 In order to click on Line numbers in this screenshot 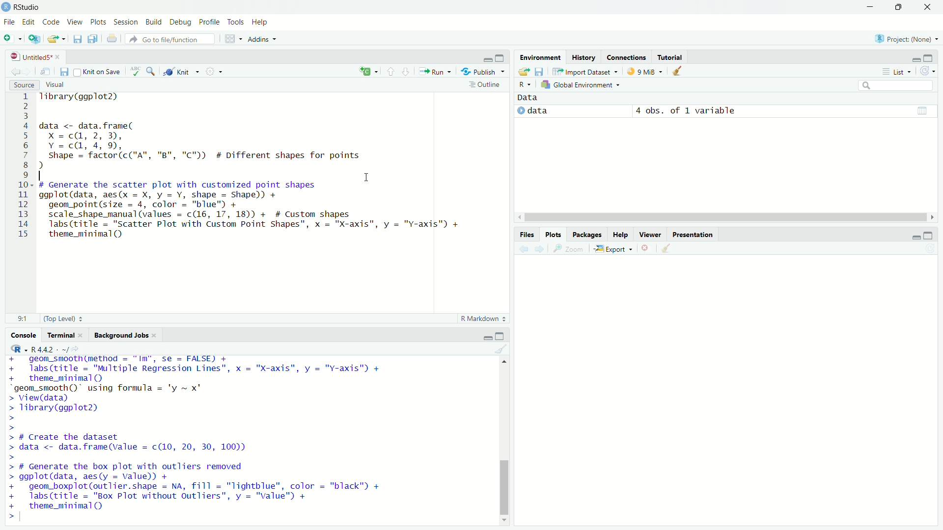, I will do `click(24, 166)`.